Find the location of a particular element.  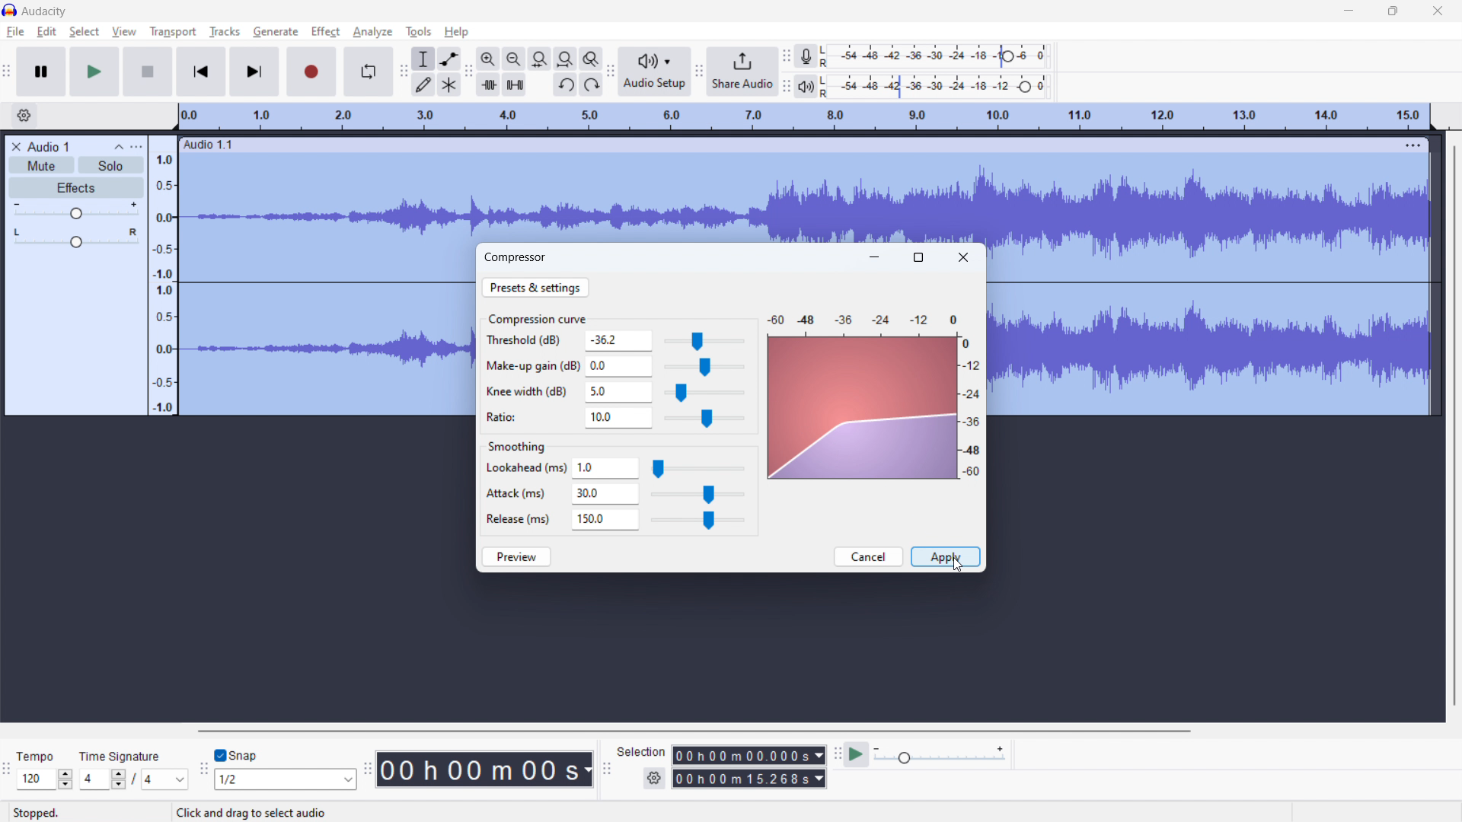

redo is located at coordinates (591, 84).